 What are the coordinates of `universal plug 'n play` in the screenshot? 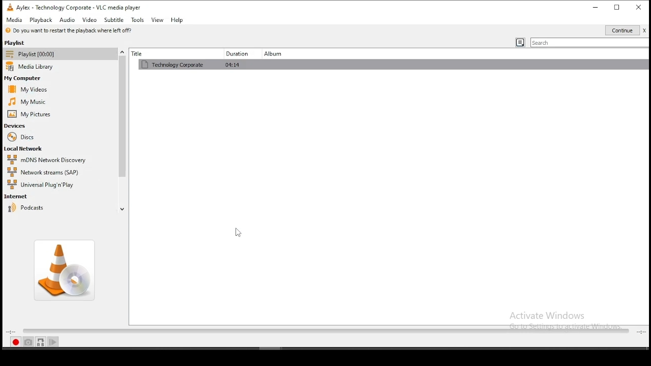 It's located at (42, 184).